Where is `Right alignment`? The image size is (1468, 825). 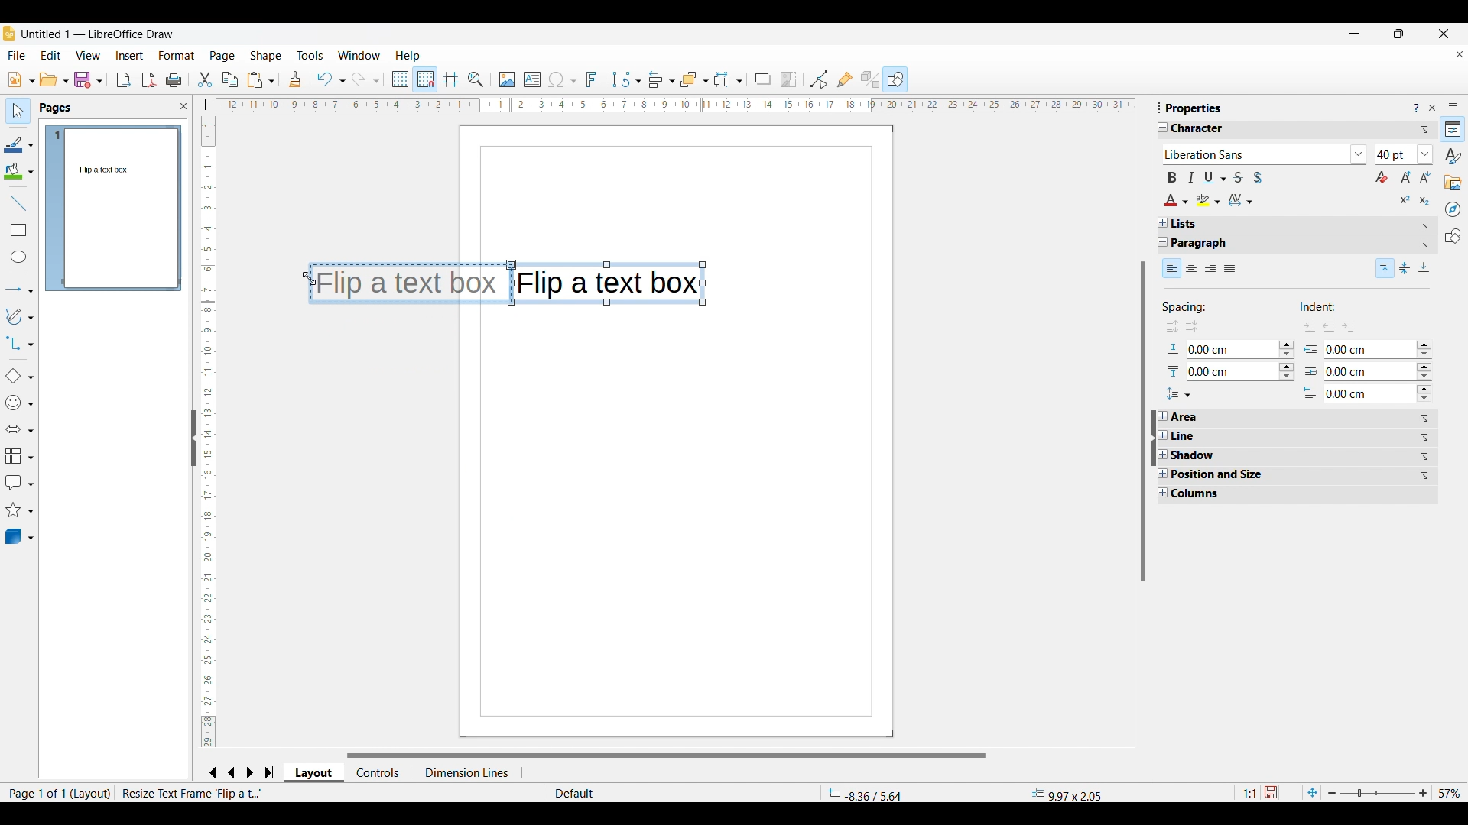
Right alignment is located at coordinates (1210, 270).